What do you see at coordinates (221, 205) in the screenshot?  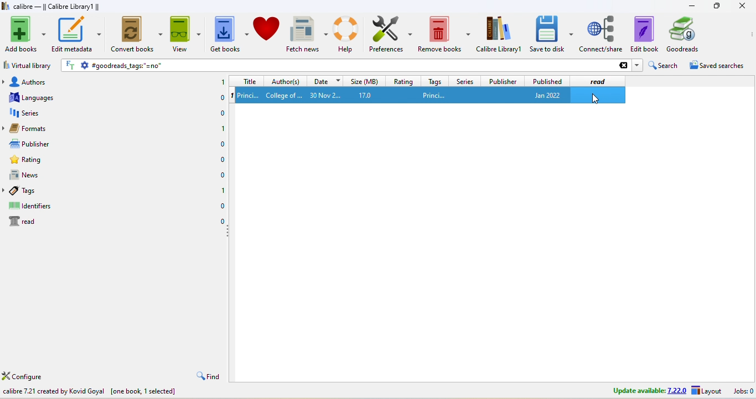 I see `0` at bounding box center [221, 205].